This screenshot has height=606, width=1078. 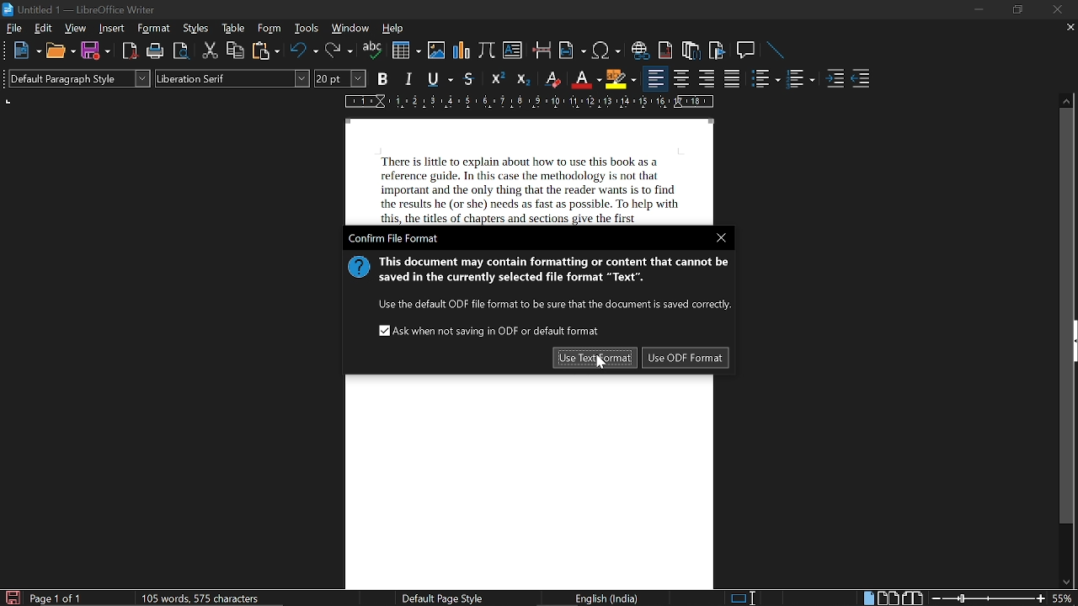 What do you see at coordinates (372, 50) in the screenshot?
I see `spell check` at bounding box center [372, 50].